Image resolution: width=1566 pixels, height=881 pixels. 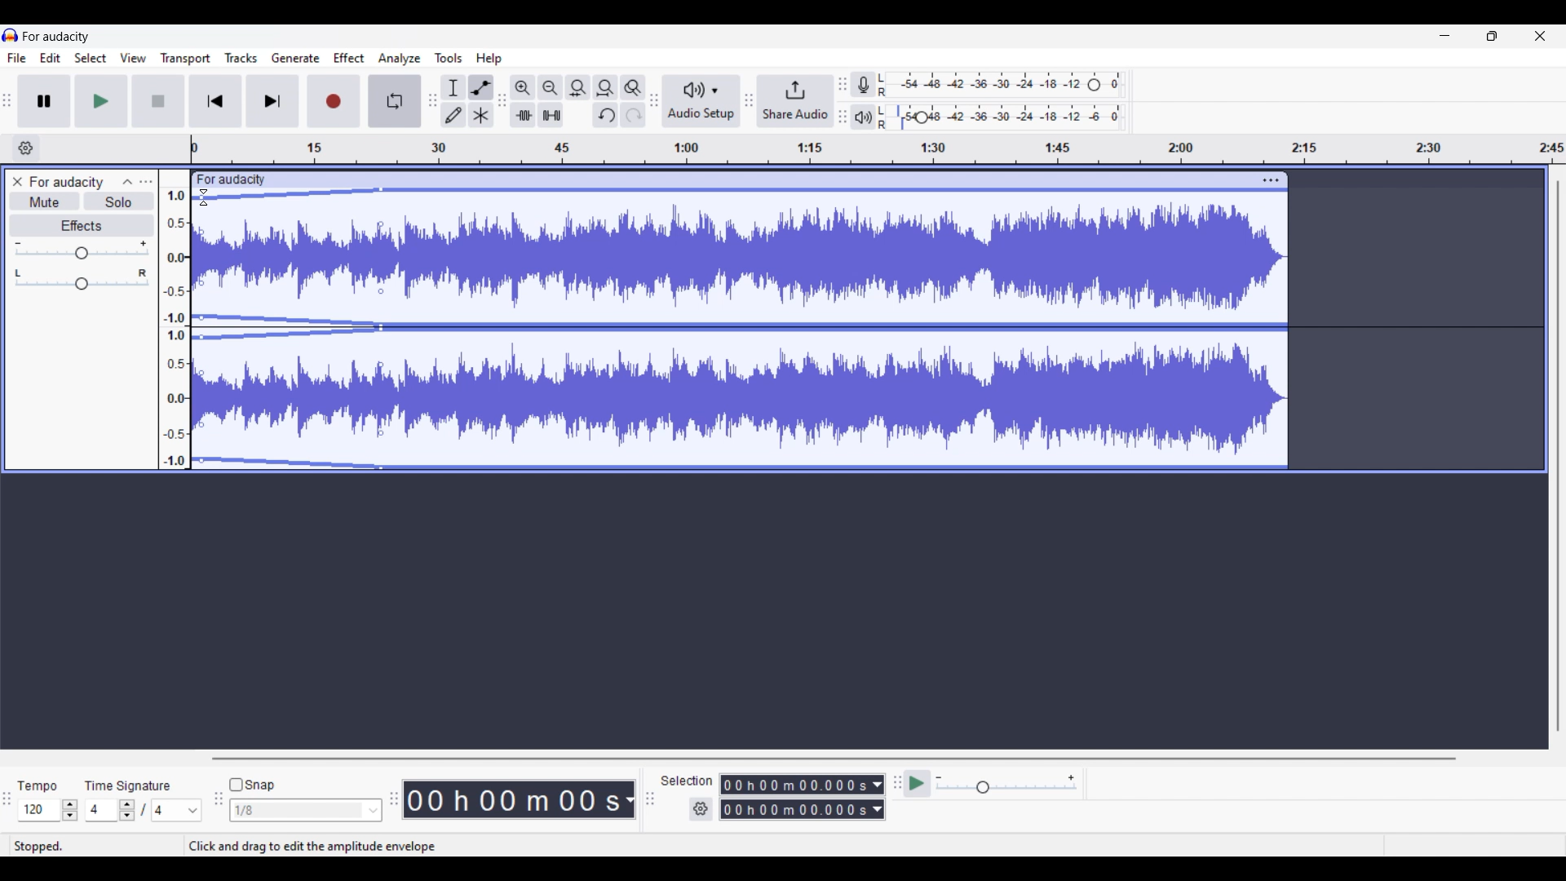 I want to click on Zoom in, so click(x=523, y=87).